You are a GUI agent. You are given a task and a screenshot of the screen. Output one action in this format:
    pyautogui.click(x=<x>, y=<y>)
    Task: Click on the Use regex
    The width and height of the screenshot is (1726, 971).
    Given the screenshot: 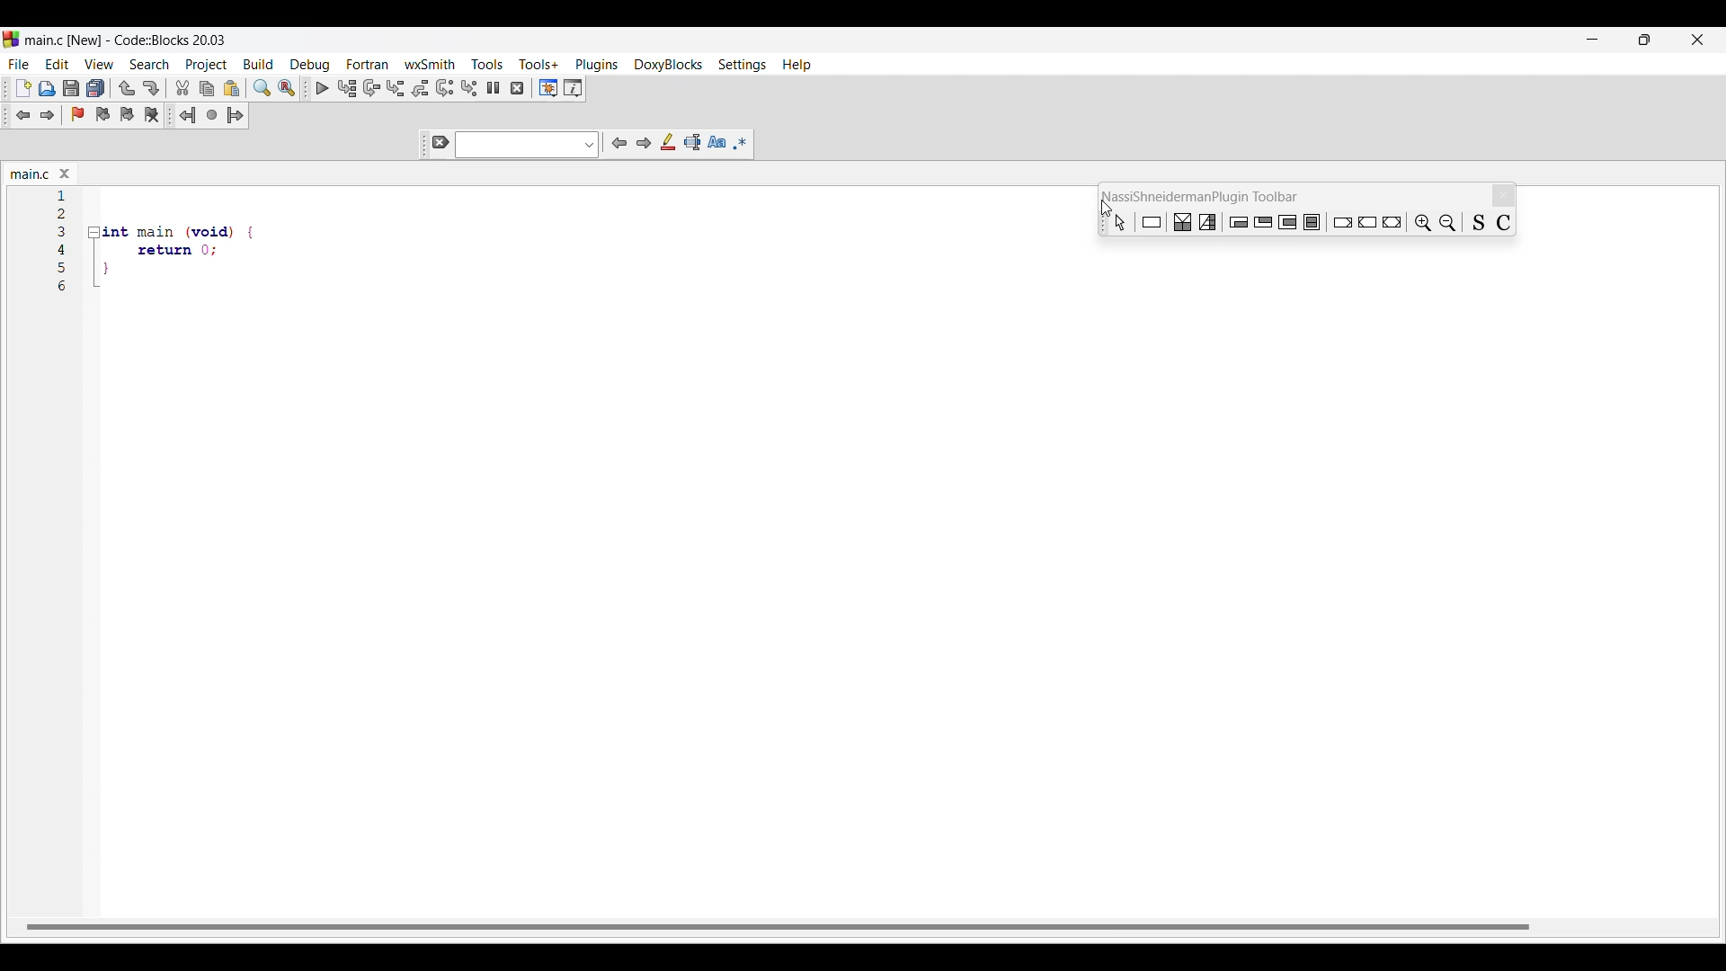 What is the action you would take?
    pyautogui.click(x=741, y=143)
    